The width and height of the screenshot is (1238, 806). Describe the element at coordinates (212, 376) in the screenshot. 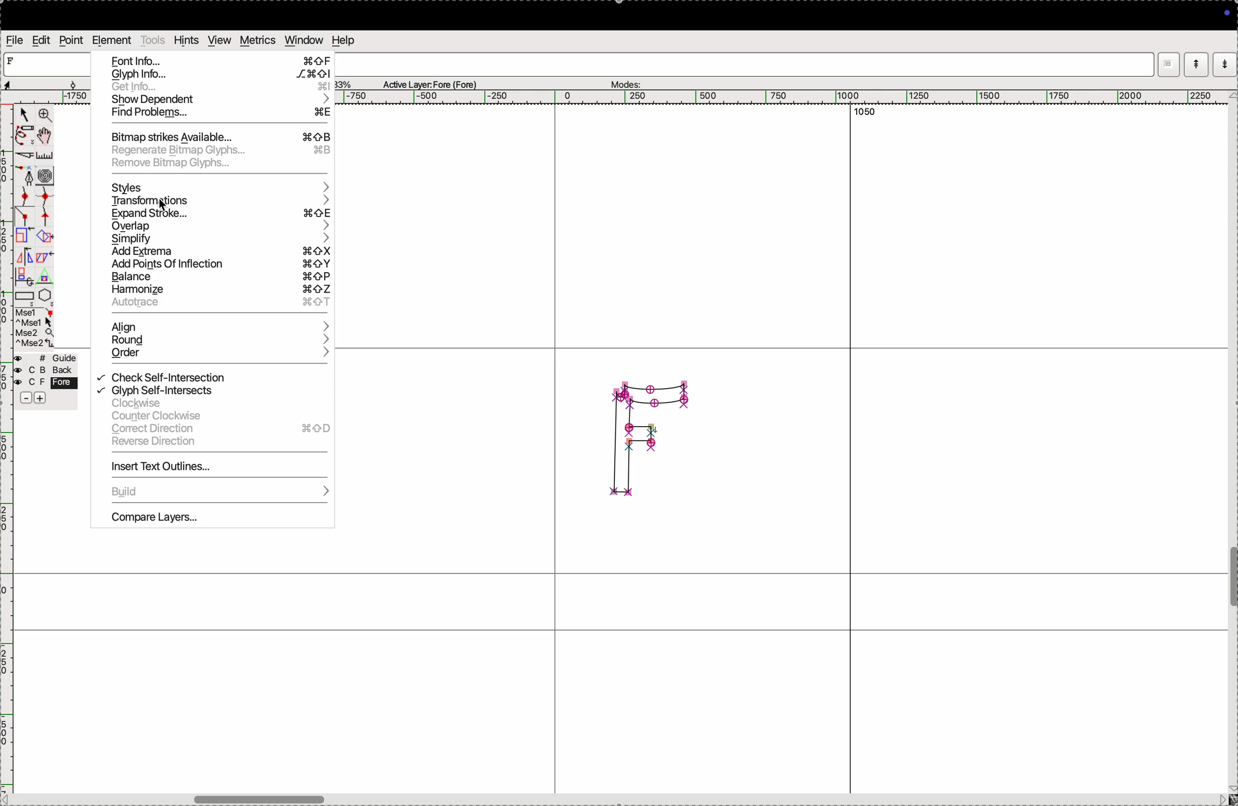

I see `click self intersection` at that location.